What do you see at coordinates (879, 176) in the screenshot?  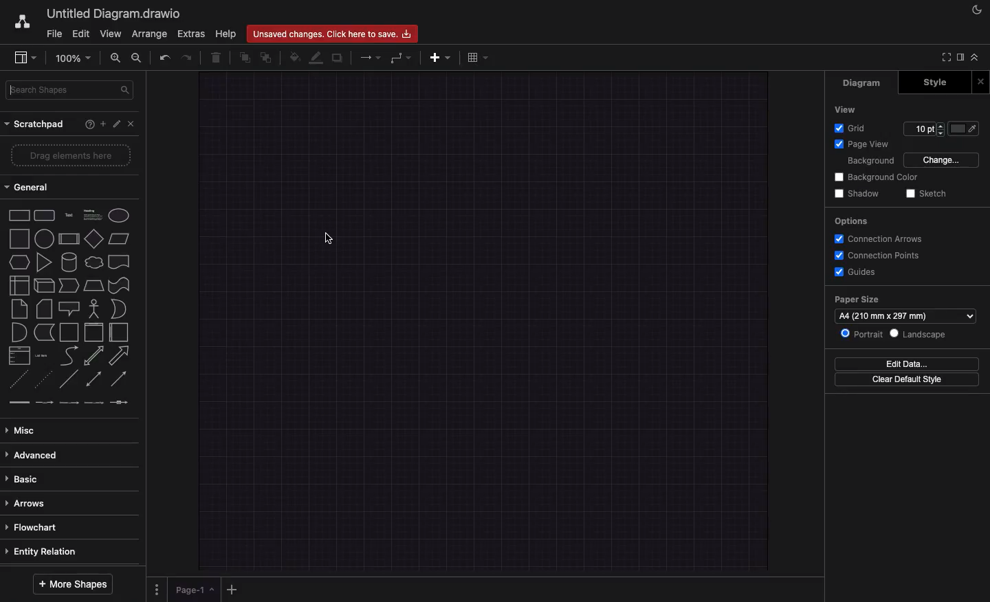 I see `Background color` at bounding box center [879, 176].